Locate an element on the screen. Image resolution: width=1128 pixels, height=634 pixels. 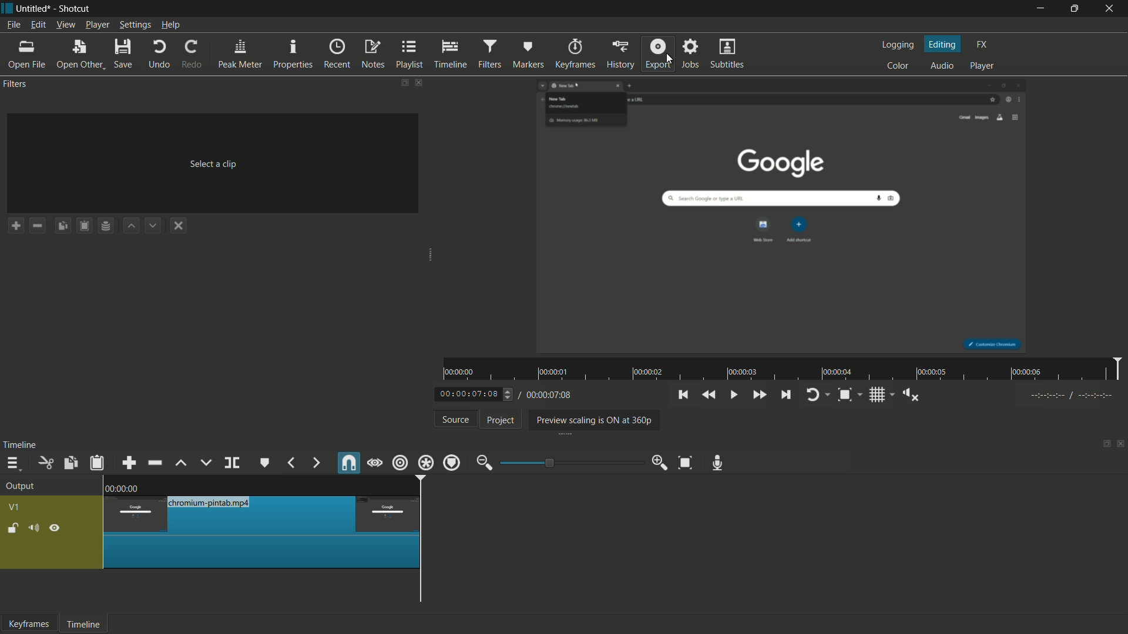
copy checked filters is located at coordinates (63, 225).